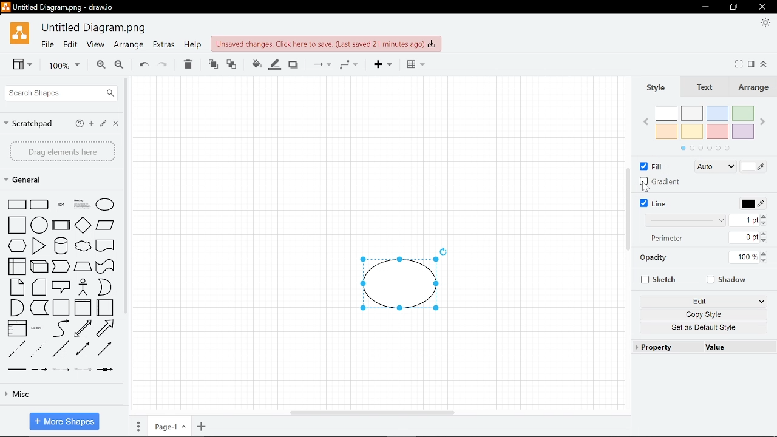  Describe the element at coordinates (62, 7) in the screenshot. I see `Window name - Untitled Diagram.png - draw.io` at that location.